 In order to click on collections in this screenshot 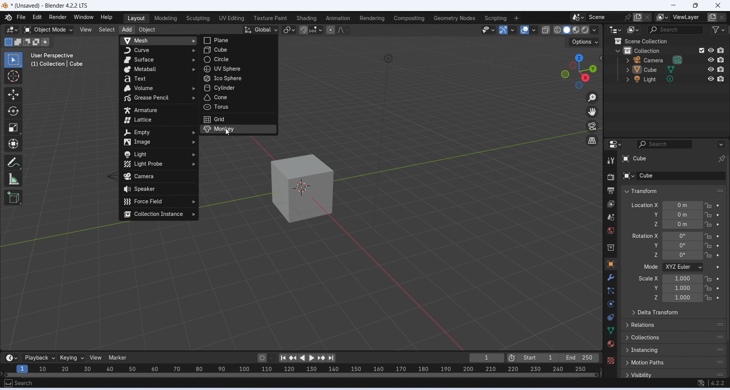, I will do `click(674, 338)`.